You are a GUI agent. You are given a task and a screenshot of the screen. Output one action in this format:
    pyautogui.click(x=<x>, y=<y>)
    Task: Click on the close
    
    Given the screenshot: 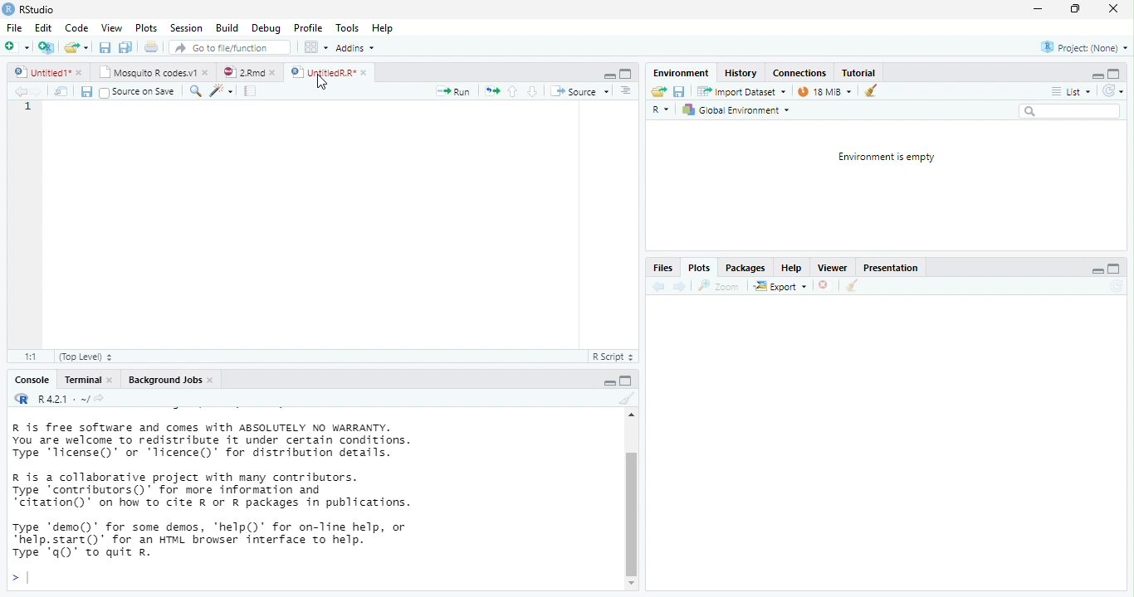 What is the action you would take?
    pyautogui.click(x=1112, y=9)
    